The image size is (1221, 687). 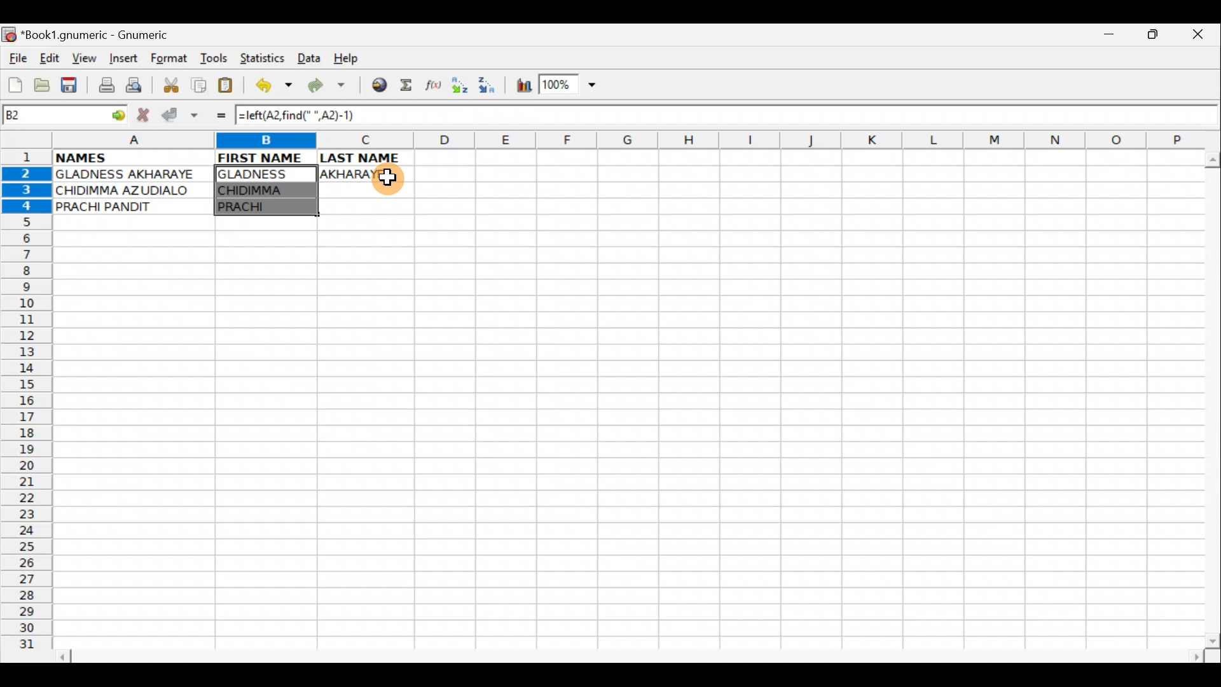 What do you see at coordinates (464, 88) in the screenshot?
I see `Sort Ascending order` at bounding box center [464, 88].